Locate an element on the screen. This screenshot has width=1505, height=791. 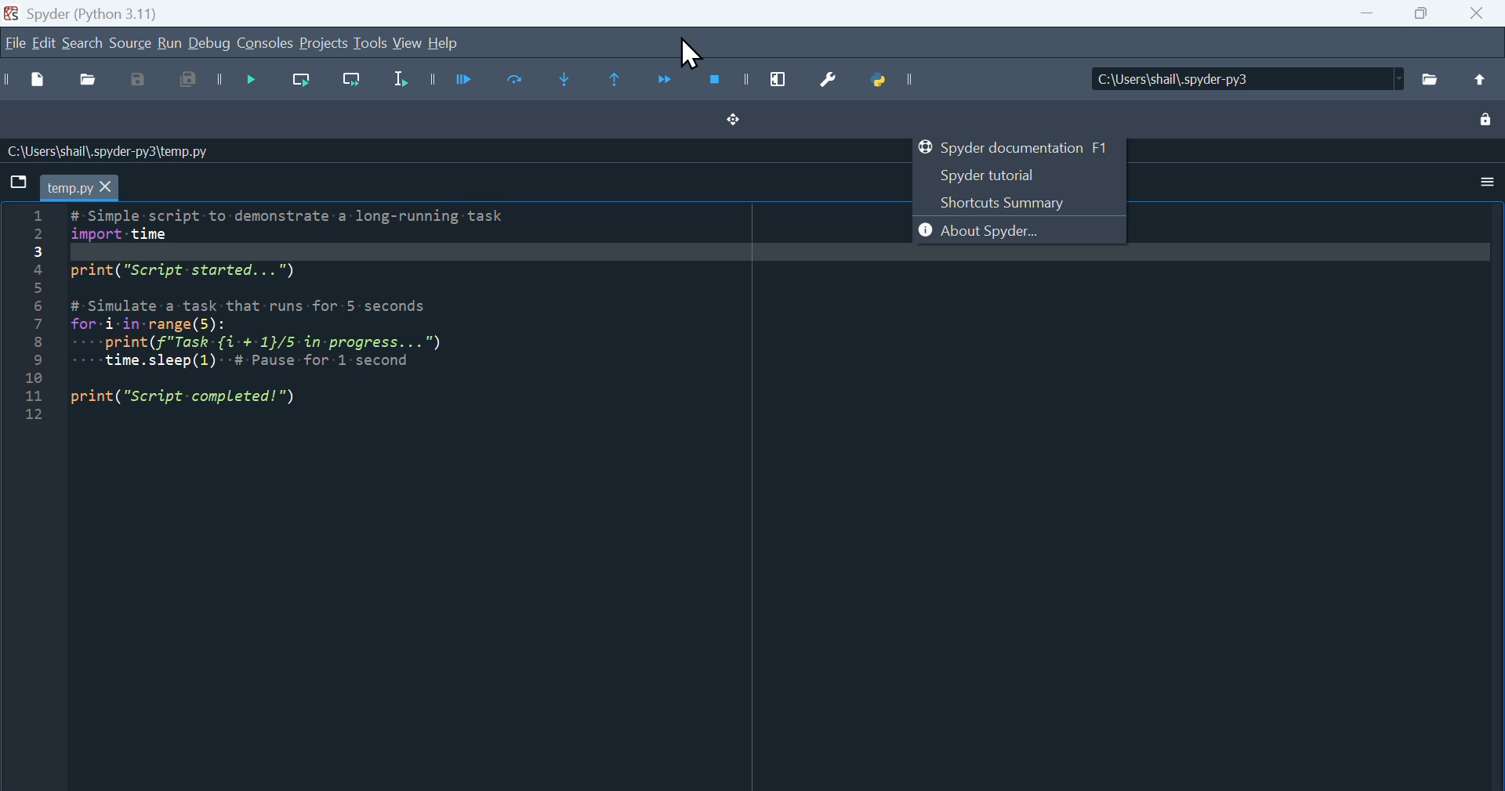
File is located at coordinates (16, 40).